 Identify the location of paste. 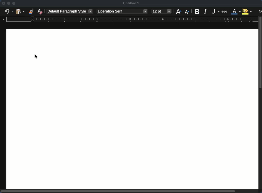
(20, 11).